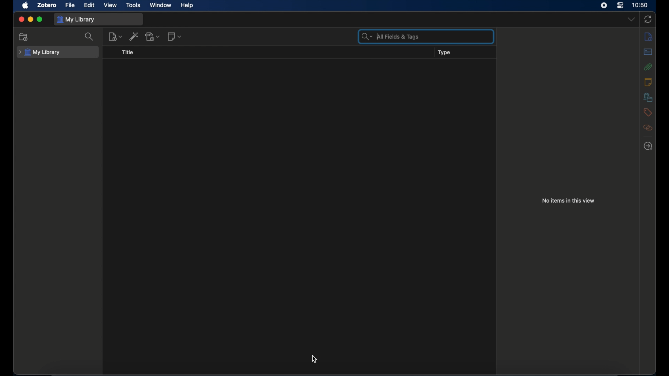 The width and height of the screenshot is (669, 376). I want to click on libraries, so click(648, 97).